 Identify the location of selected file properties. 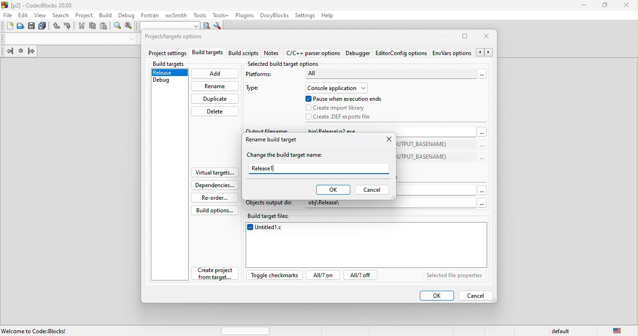
(454, 276).